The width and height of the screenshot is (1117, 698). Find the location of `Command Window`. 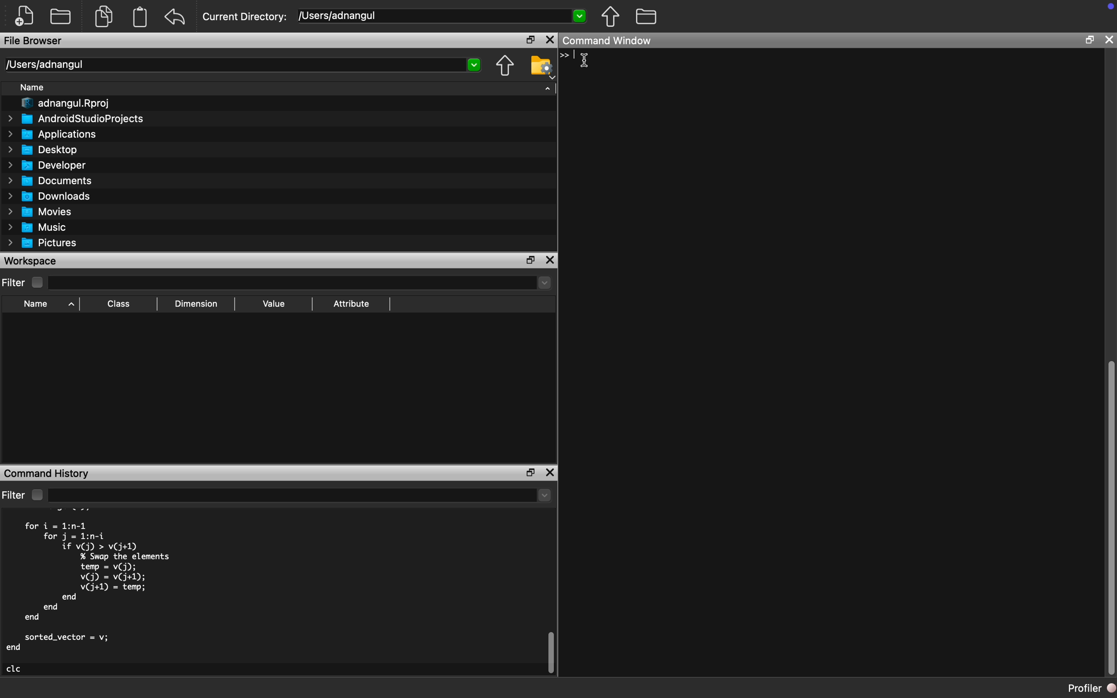

Command Window is located at coordinates (608, 40).